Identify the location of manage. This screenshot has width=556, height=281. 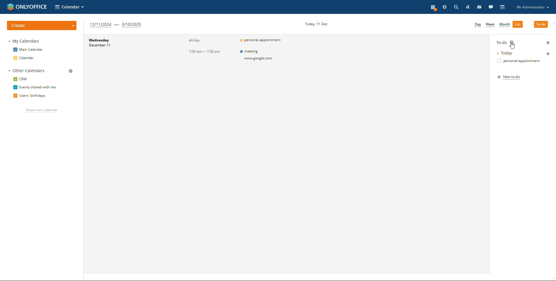
(71, 71).